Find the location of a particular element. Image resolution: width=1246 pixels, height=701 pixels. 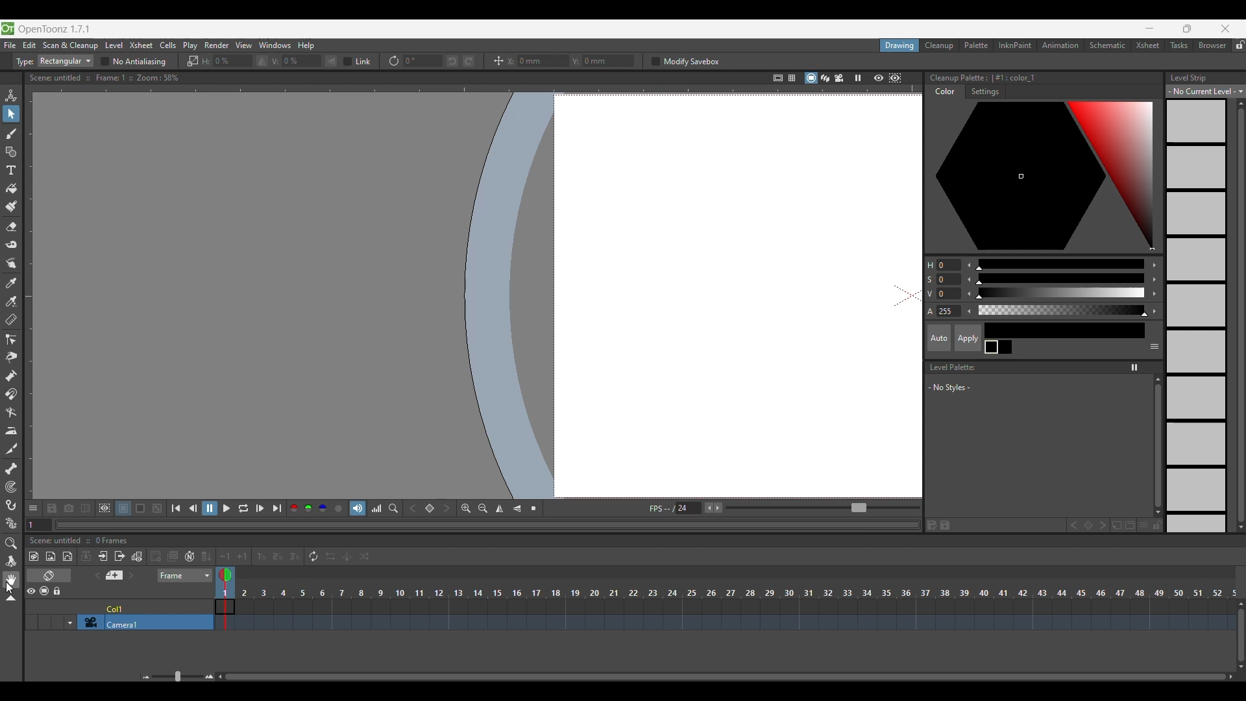

Fill in empty cells is located at coordinates (206, 556).